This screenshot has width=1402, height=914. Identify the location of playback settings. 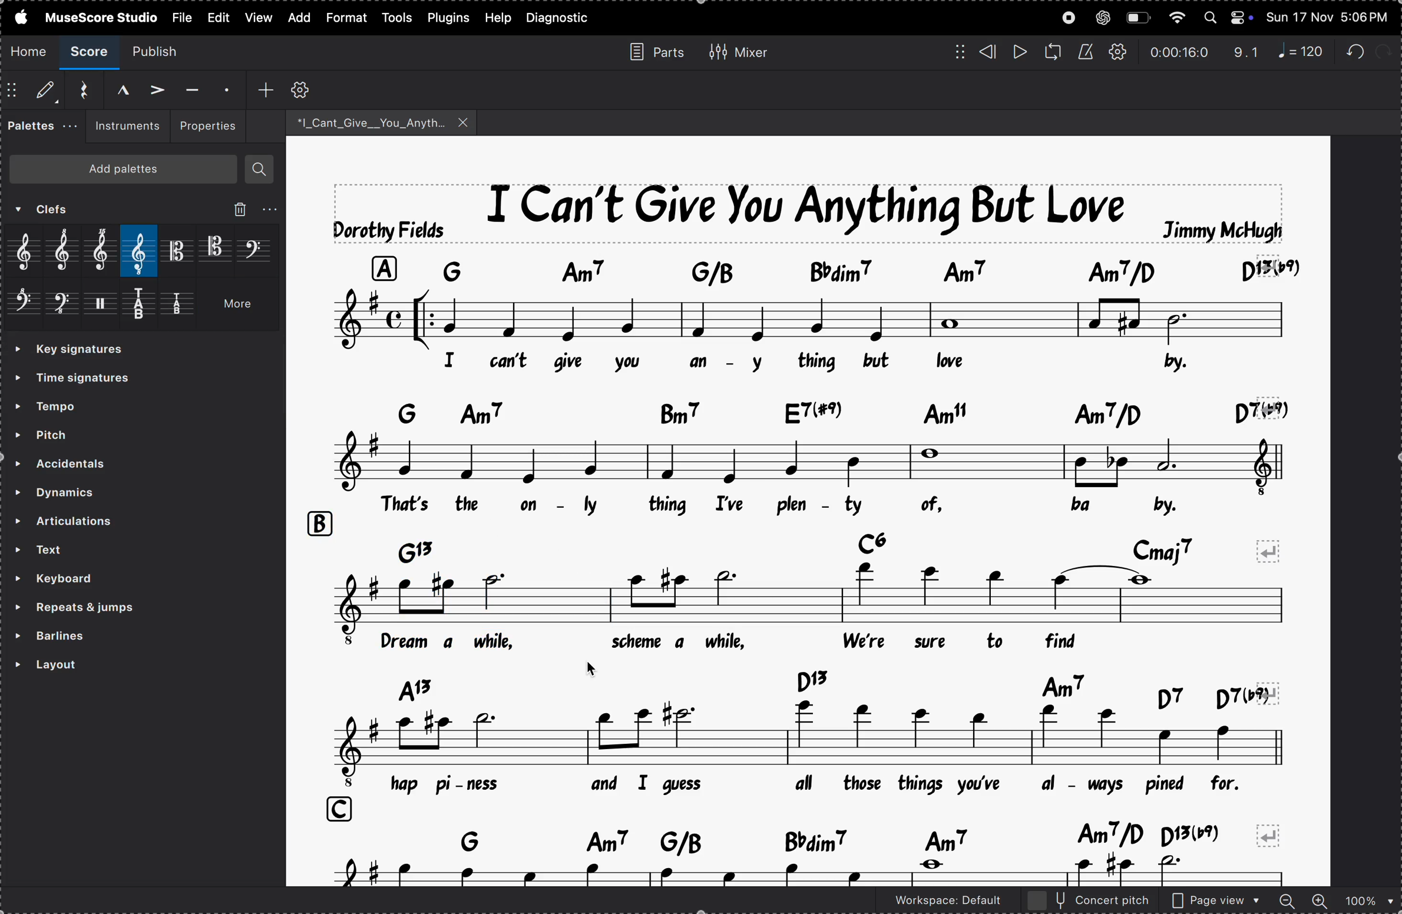
(1119, 52).